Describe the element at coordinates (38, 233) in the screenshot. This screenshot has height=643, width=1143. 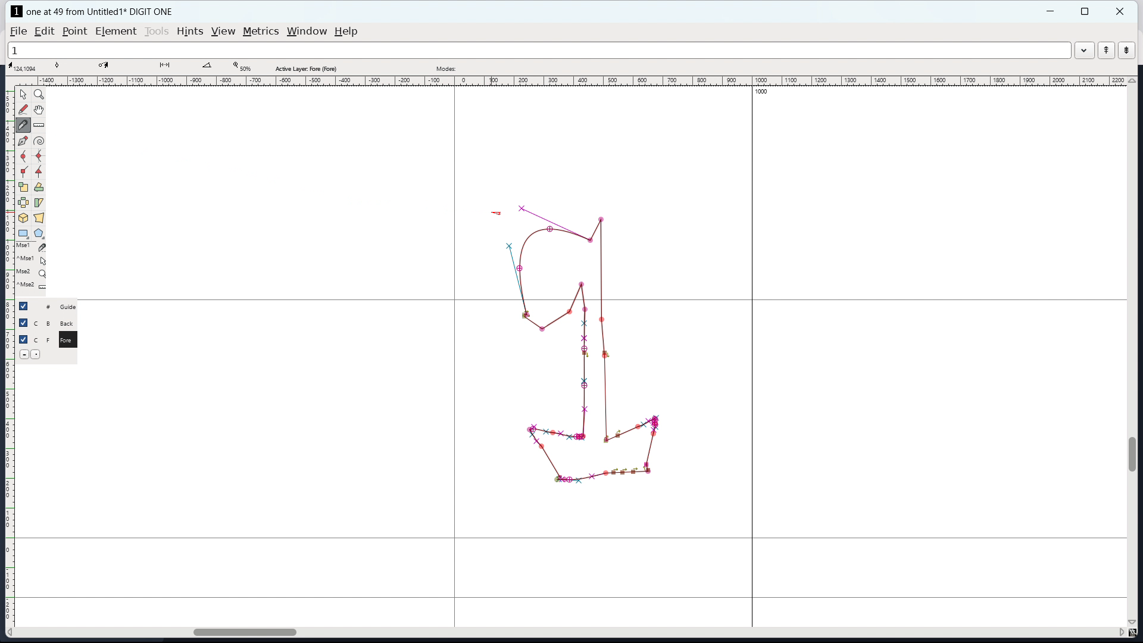
I see `polygon or star` at that location.